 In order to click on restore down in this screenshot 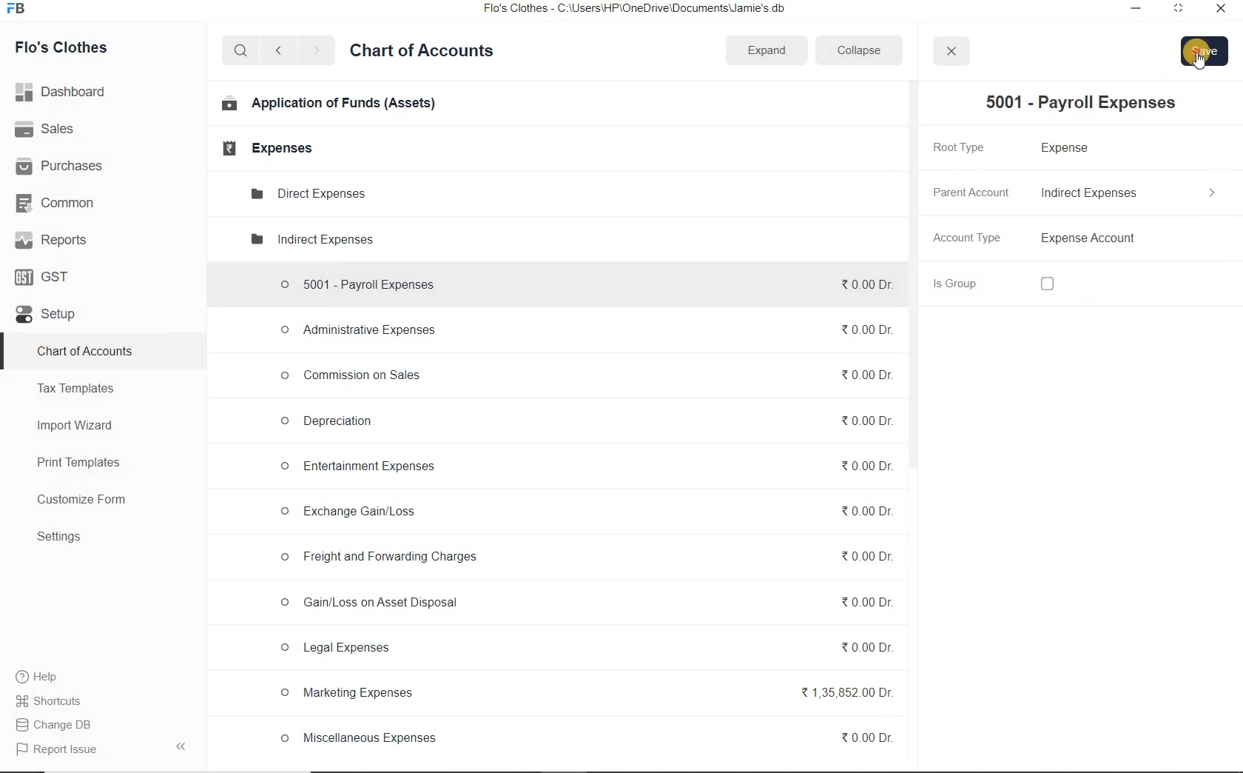, I will do `click(1177, 11)`.